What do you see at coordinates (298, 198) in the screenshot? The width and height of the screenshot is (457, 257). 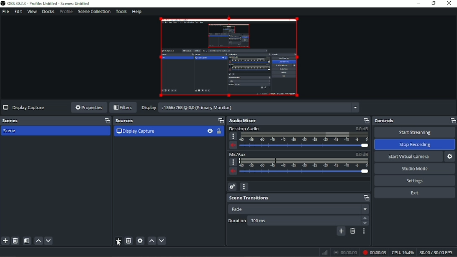 I see `Scene transitions` at bounding box center [298, 198].